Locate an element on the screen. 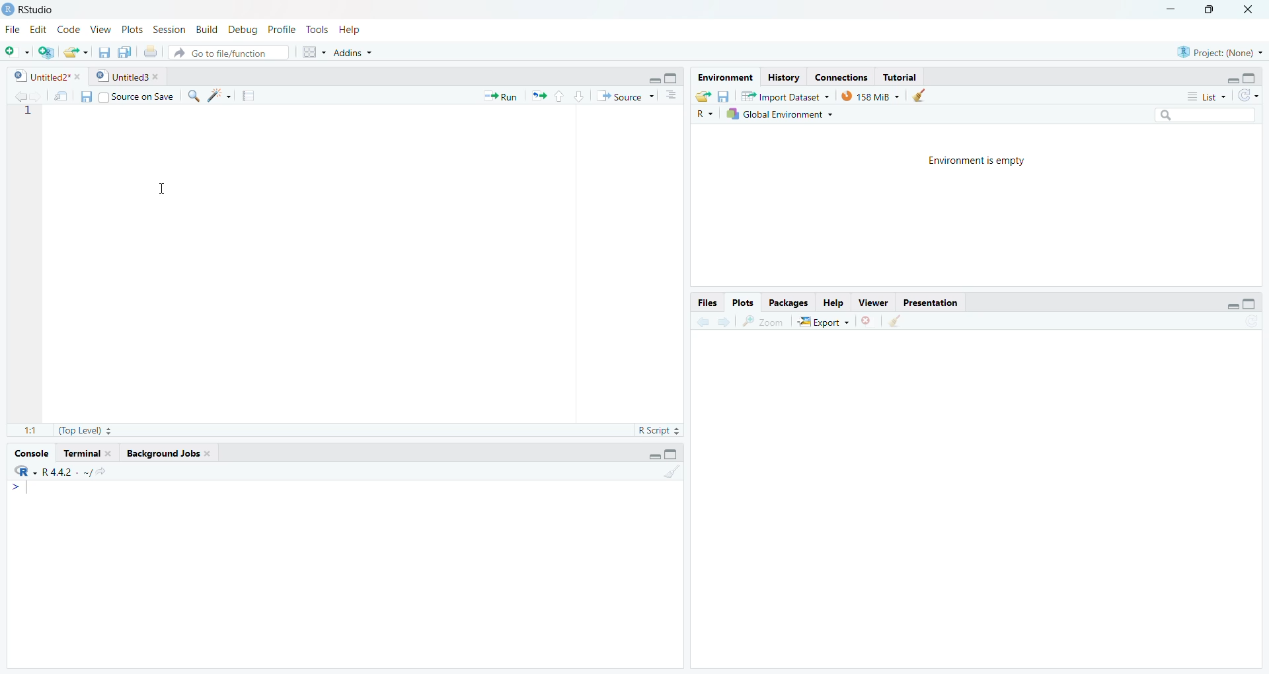 The image size is (1269, 674). 11 is located at coordinates (25, 428).